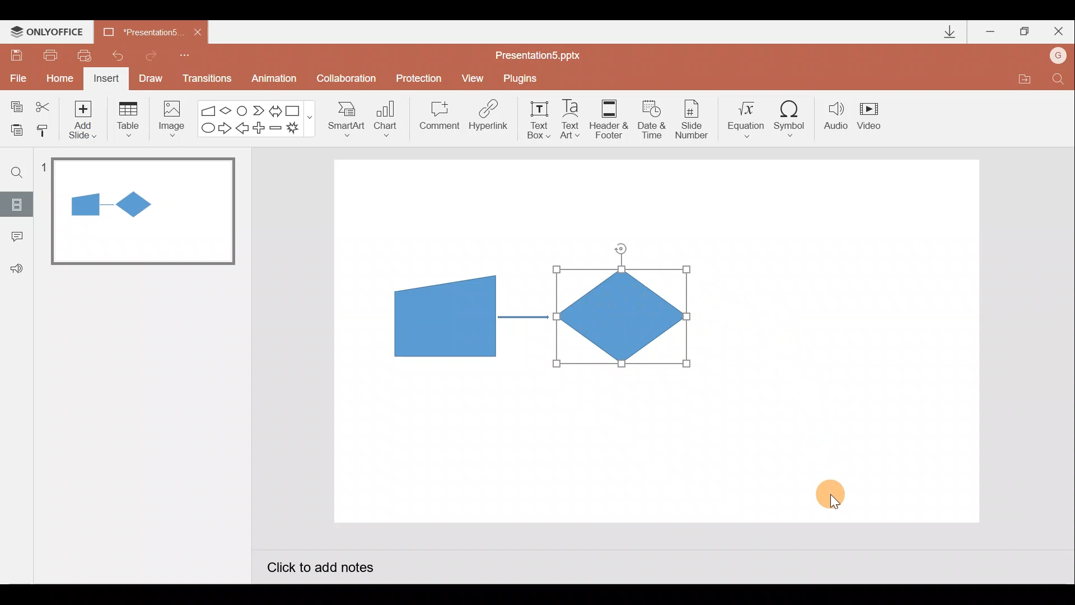  Describe the element at coordinates (1058, 82) in the screenshot. I see `Find` at that location.